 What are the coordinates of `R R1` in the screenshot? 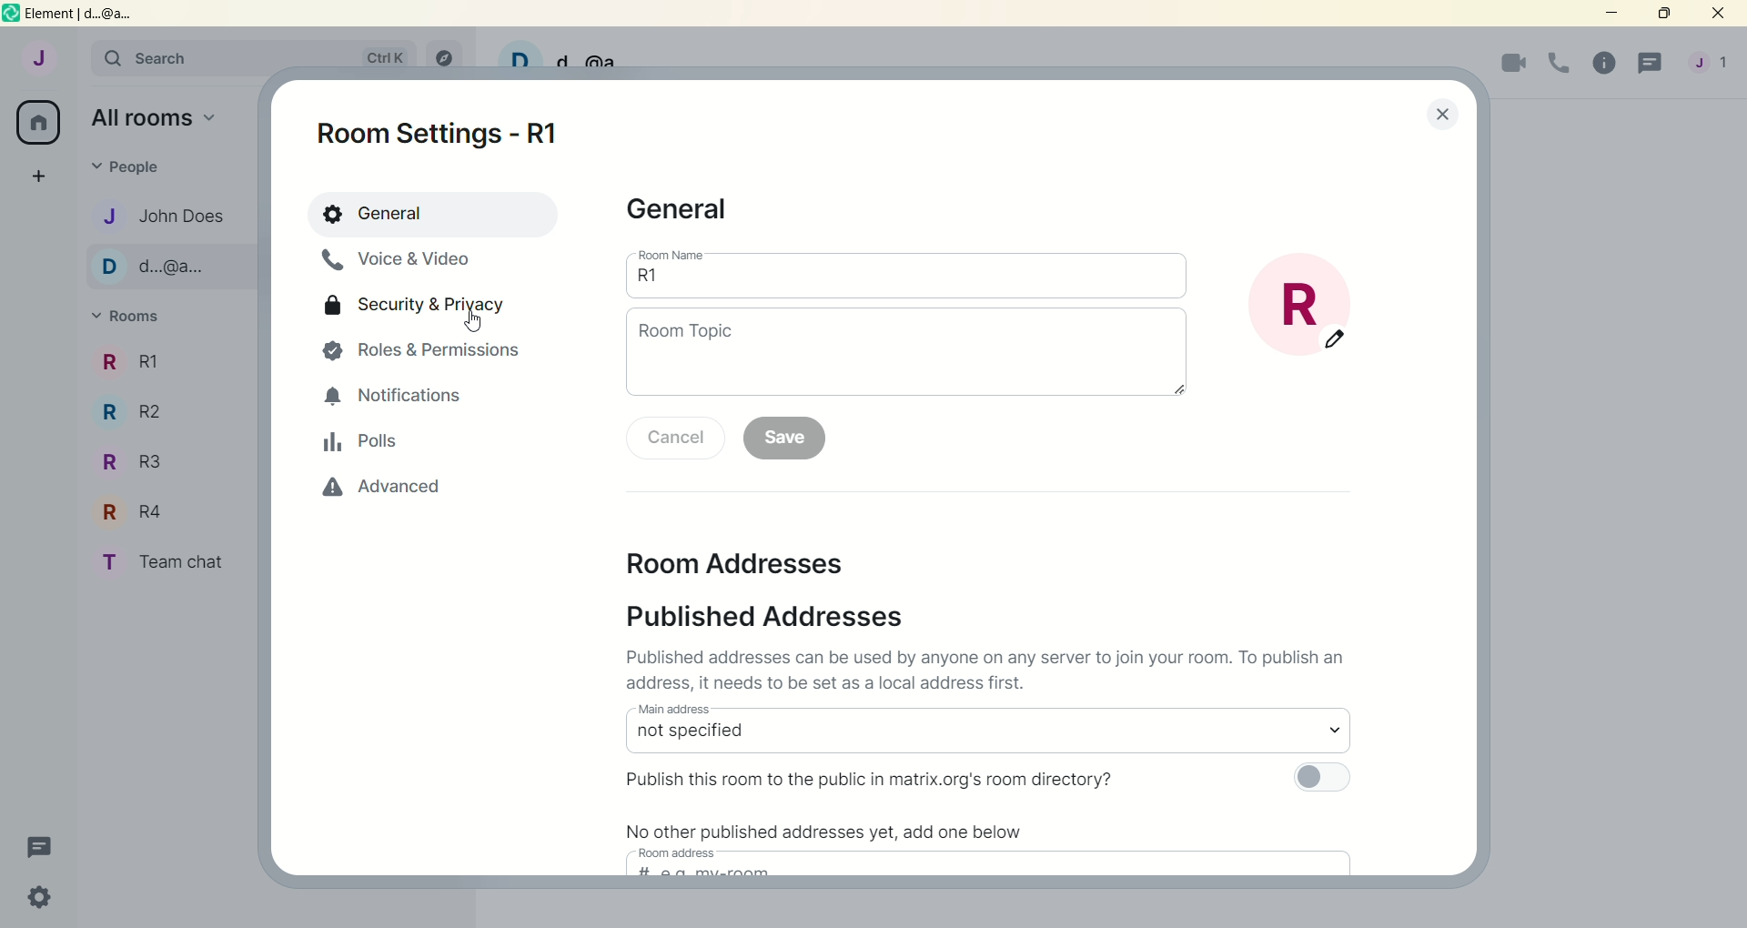 It's located at (167, 365).